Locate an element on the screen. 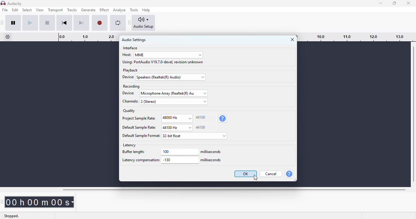 This screenshot has width=416, height=219. close is located at coordinates (409, 3).